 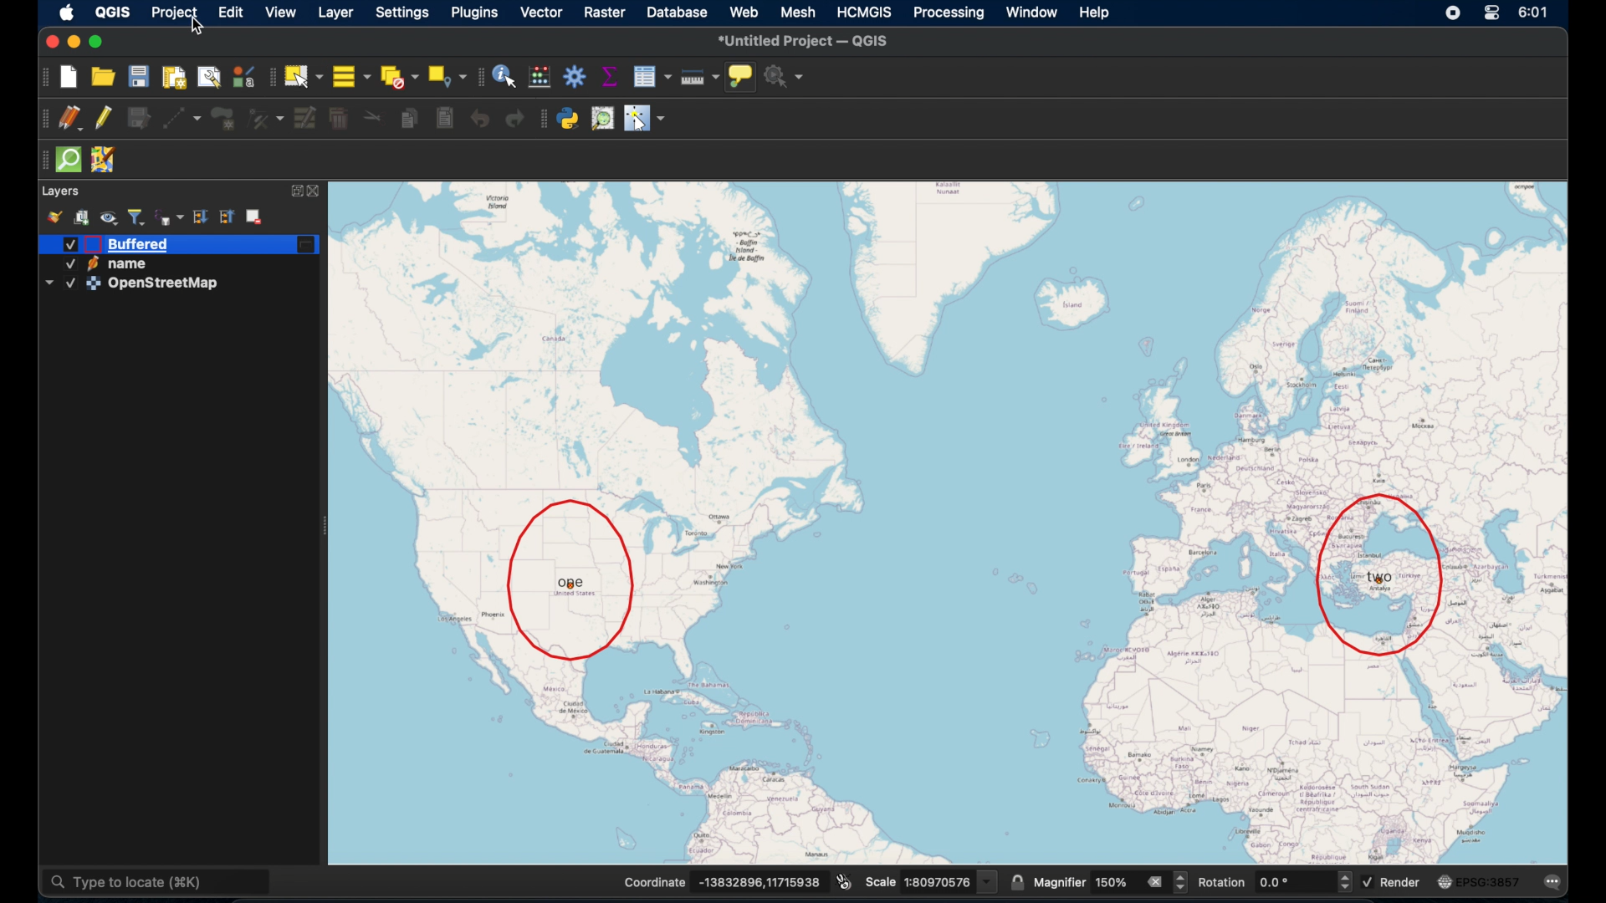 What do you see at coordinates (541, 76) in the screenshot?
I see `open field calculator` at bounding box center [541, 76].